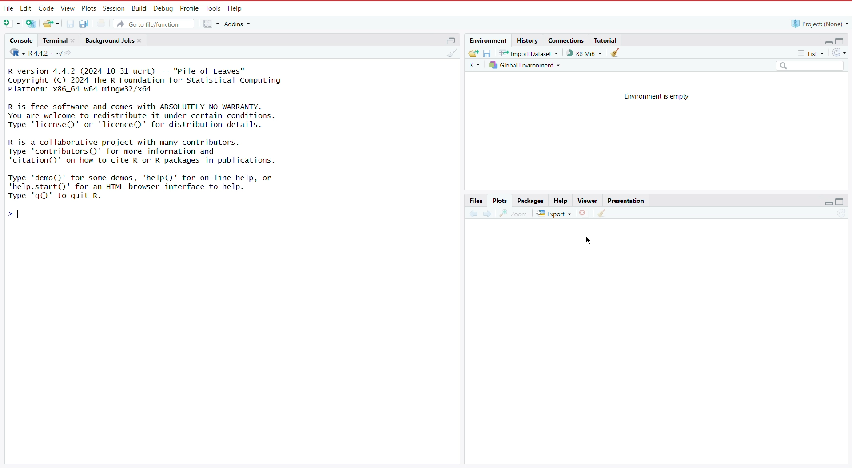 The height and width of the screenshot is (468, 852). What do you see at coordinates (51, 23) in the screenshot?
I see `Open an existing file (Ctrl + O)` at bounding box center [51, 23].